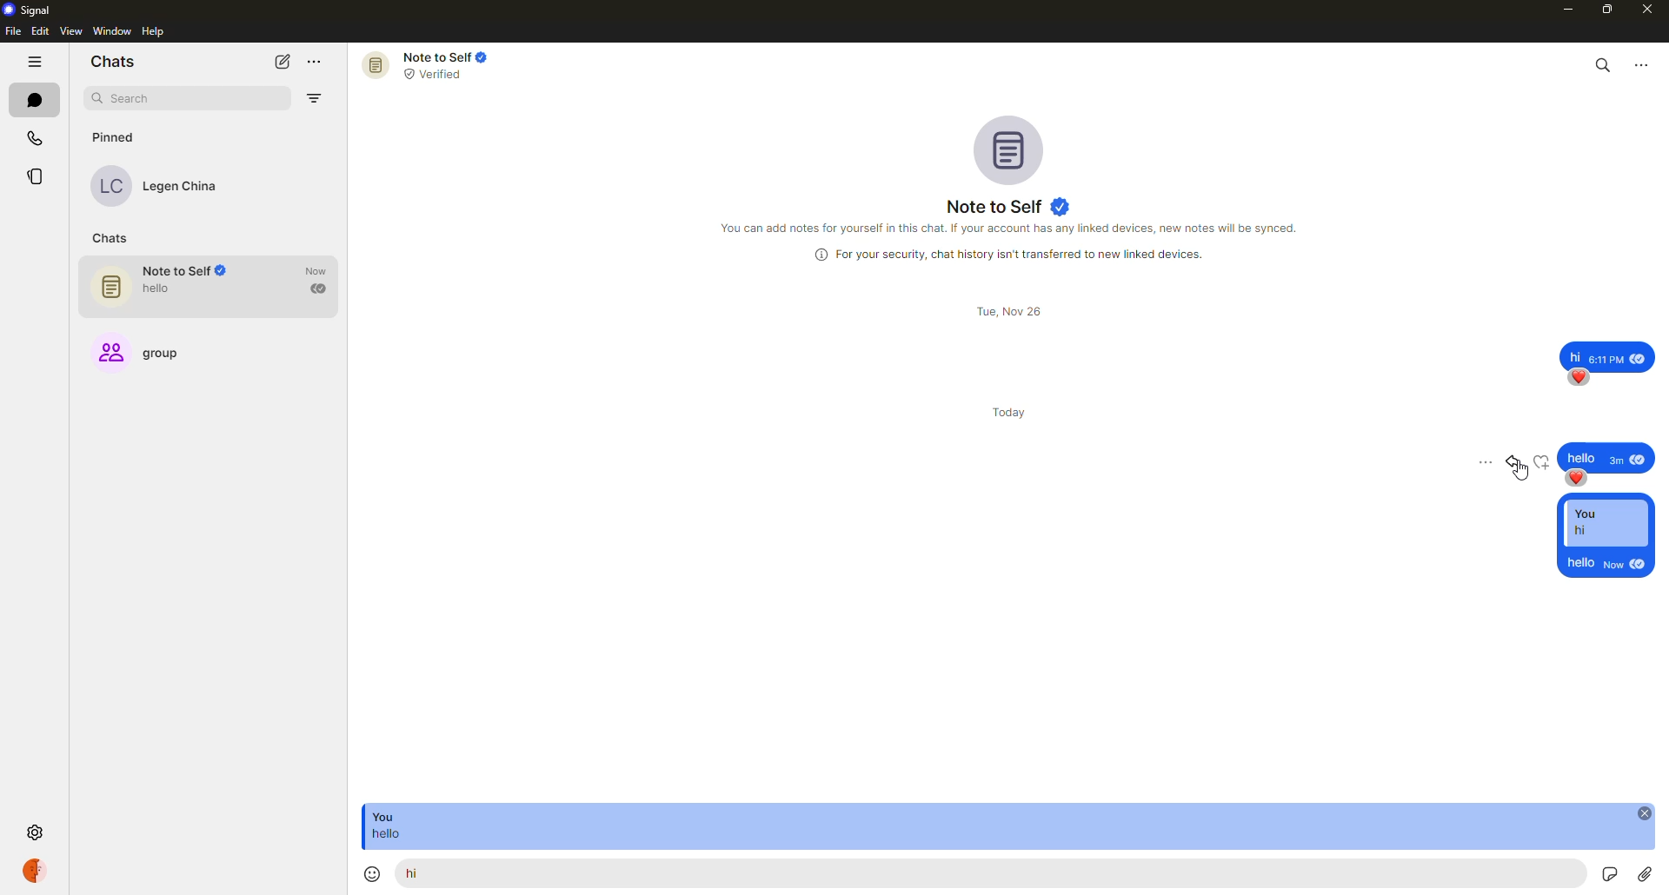  Describe the element at coordinates (111, 31) in the screenshot. I see `window` at that location.